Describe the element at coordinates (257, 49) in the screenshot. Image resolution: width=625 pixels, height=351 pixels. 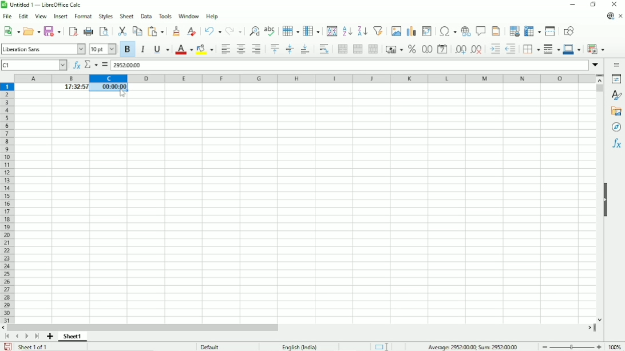
I see `Align right` at that location.